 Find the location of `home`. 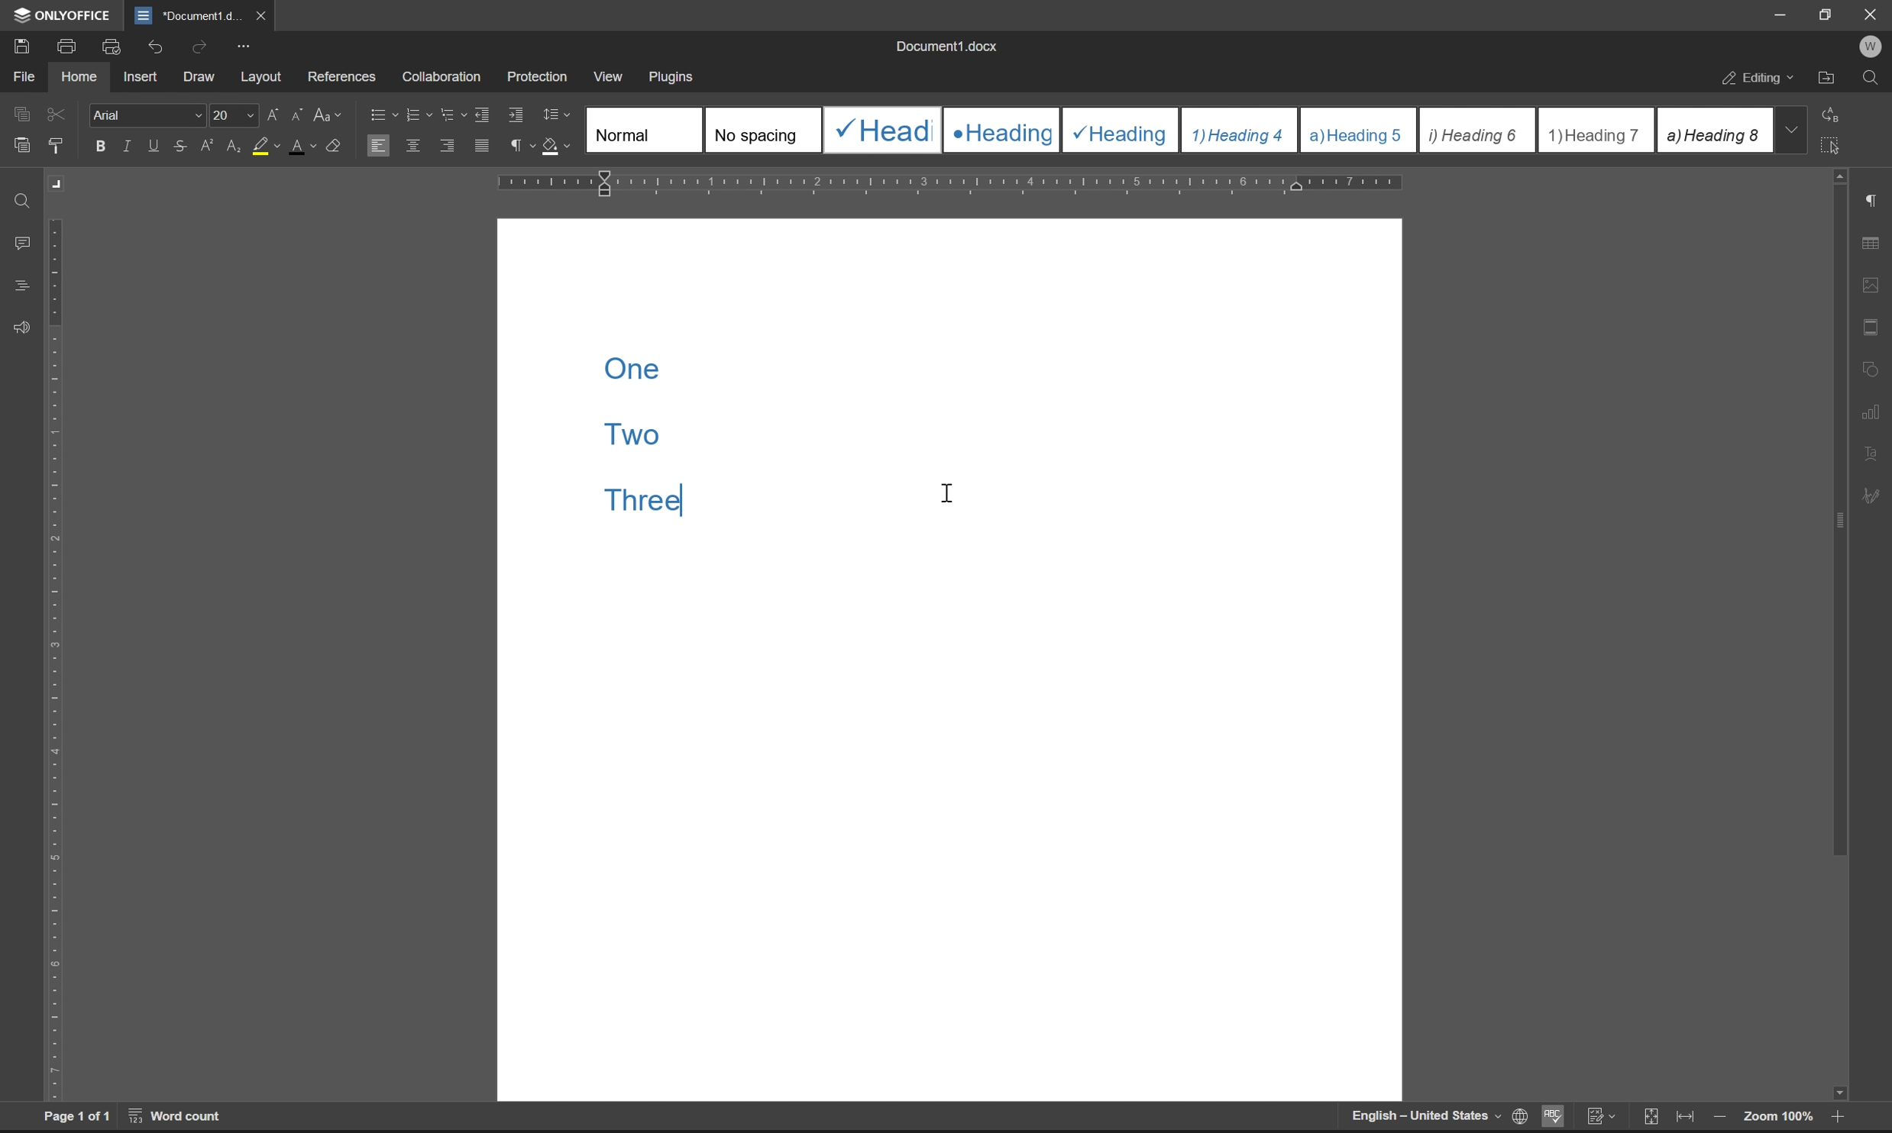

home is located at coordinates (78, 75).